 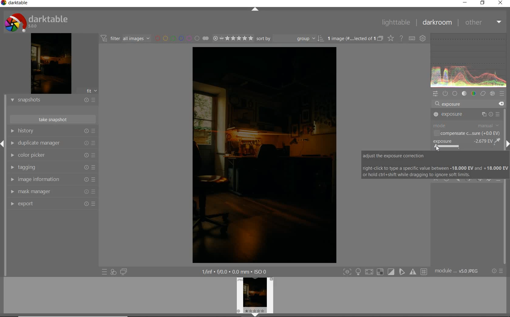 I want to click on reset or presets & preferences, so click(x=497, y=270).